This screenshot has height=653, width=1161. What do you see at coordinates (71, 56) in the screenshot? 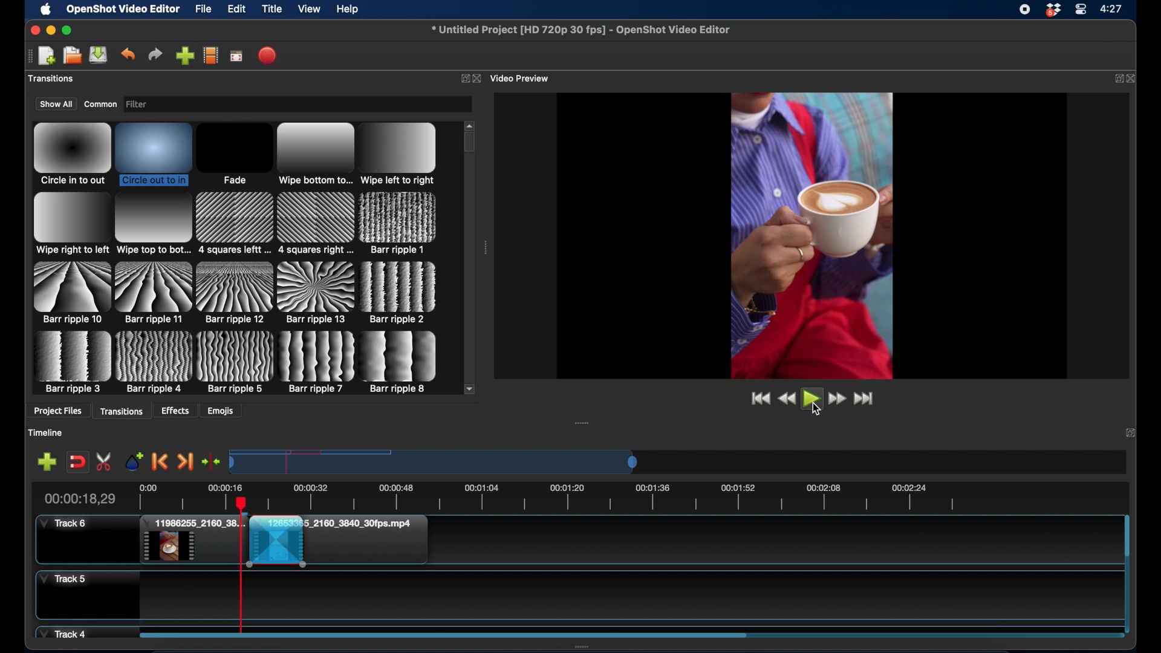
I see `open project` at bounding box center [71, 56].